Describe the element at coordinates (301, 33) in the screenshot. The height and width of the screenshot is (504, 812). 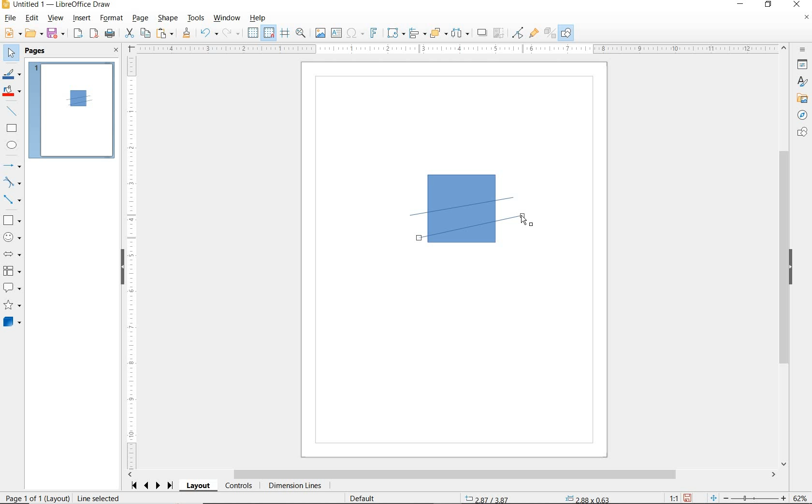
I see `ZOOM & PAN` at that location.